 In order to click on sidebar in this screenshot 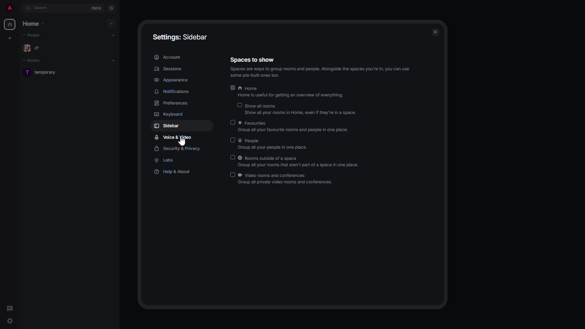, I will do `click(168, 126)`.